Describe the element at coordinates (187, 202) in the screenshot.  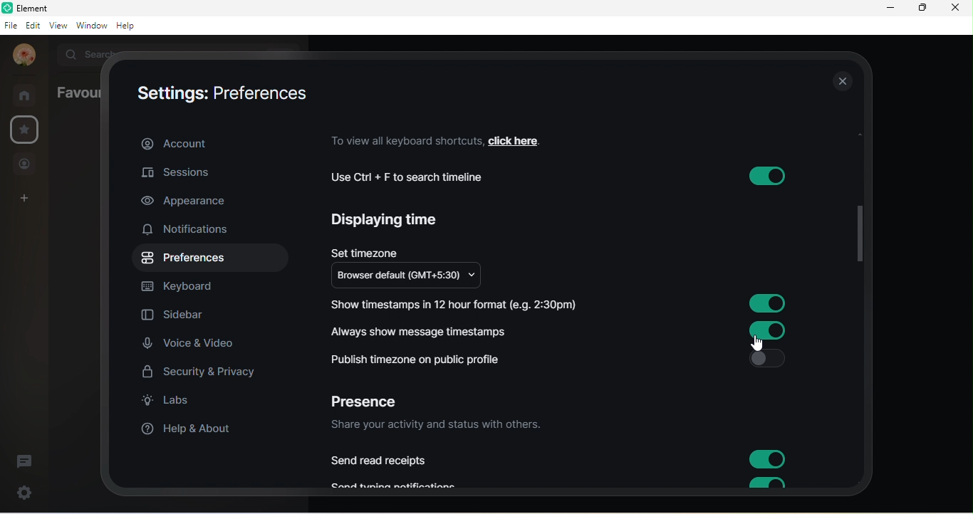
I see `appearance` at that location.